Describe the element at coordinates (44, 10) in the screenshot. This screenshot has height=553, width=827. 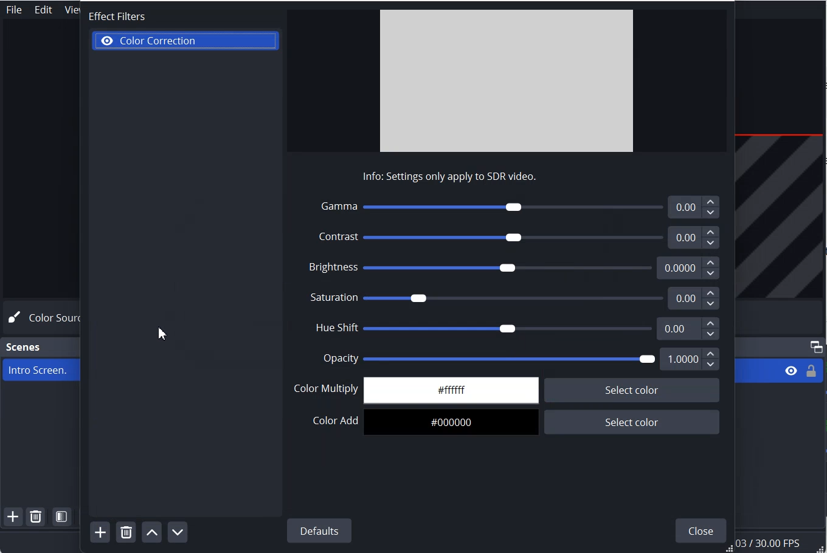
I see `Edit` at that location.